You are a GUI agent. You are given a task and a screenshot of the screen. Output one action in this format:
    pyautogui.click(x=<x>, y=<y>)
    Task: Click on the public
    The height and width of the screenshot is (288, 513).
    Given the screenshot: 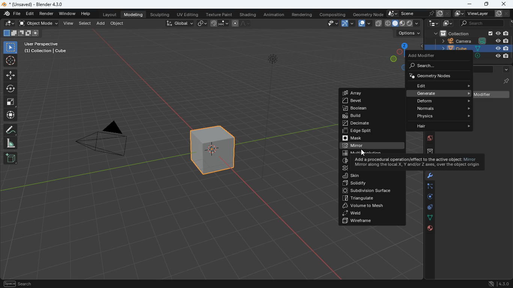 What is the action you would take?
    pyautogui.click(x=427, y=139)
    